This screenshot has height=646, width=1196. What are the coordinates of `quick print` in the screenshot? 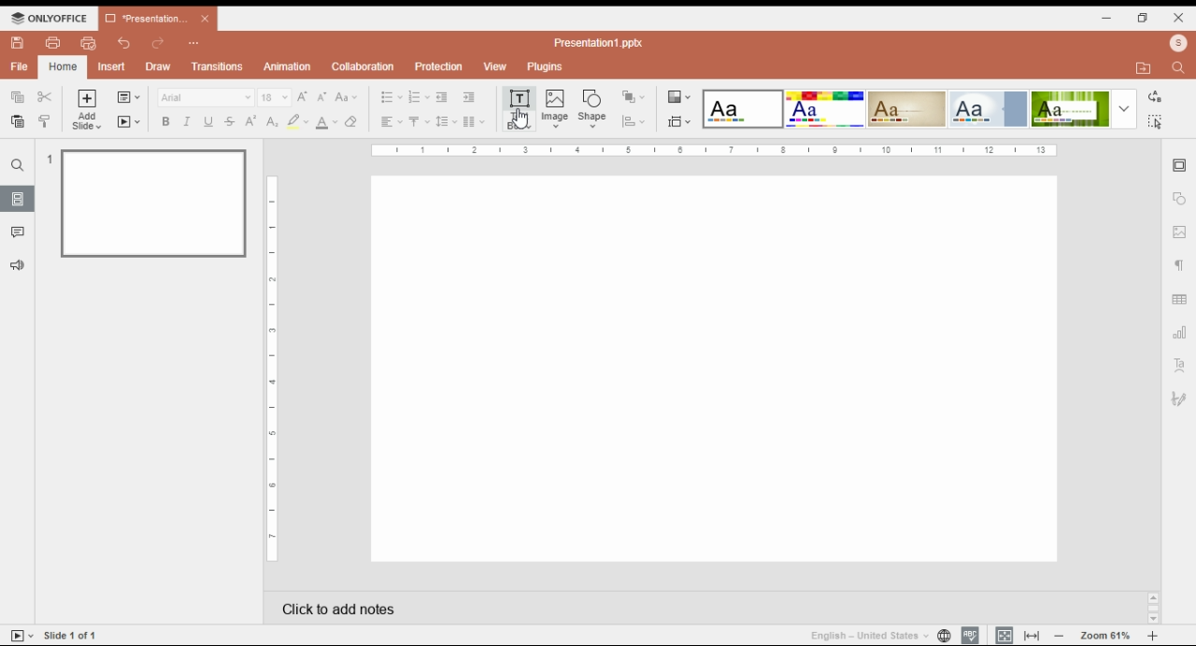 It's located at (89, 42).